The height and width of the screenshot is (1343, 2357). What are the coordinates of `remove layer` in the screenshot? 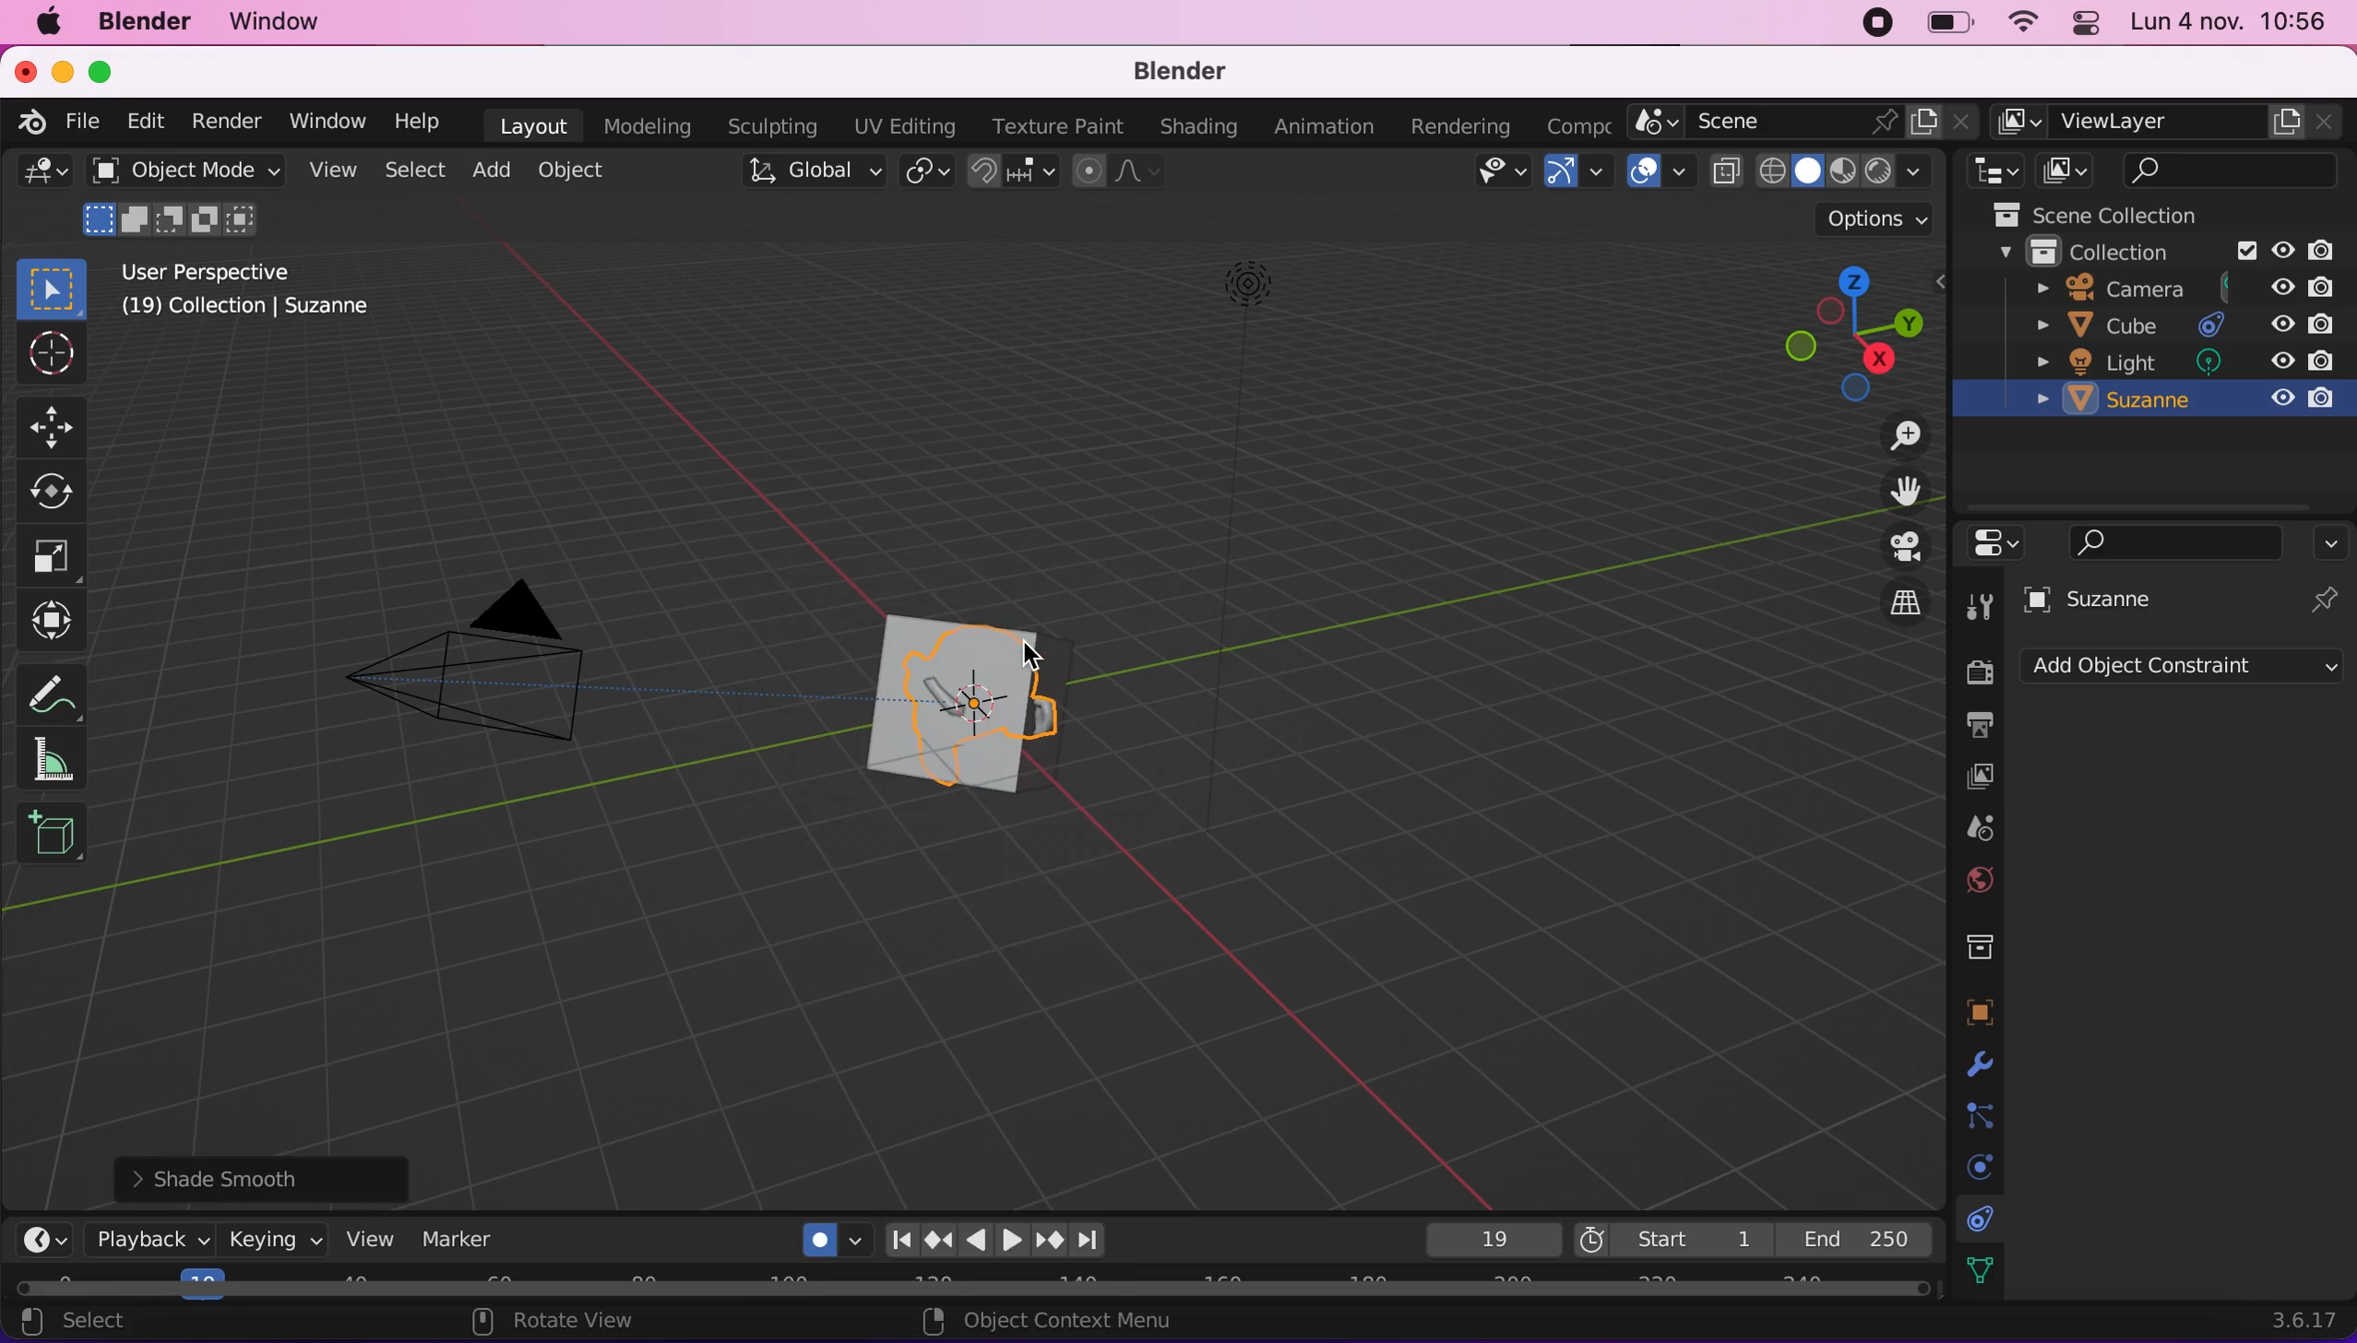 It's located at (2322, 121).